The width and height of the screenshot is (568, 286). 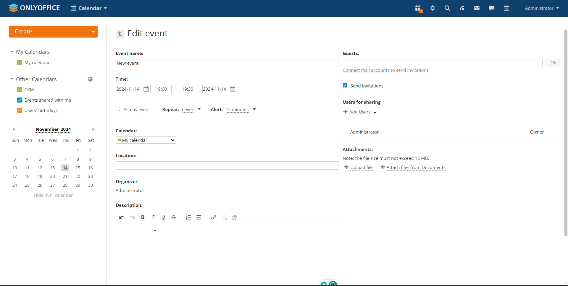 I want to click on event name, so click(x=131, y=52).